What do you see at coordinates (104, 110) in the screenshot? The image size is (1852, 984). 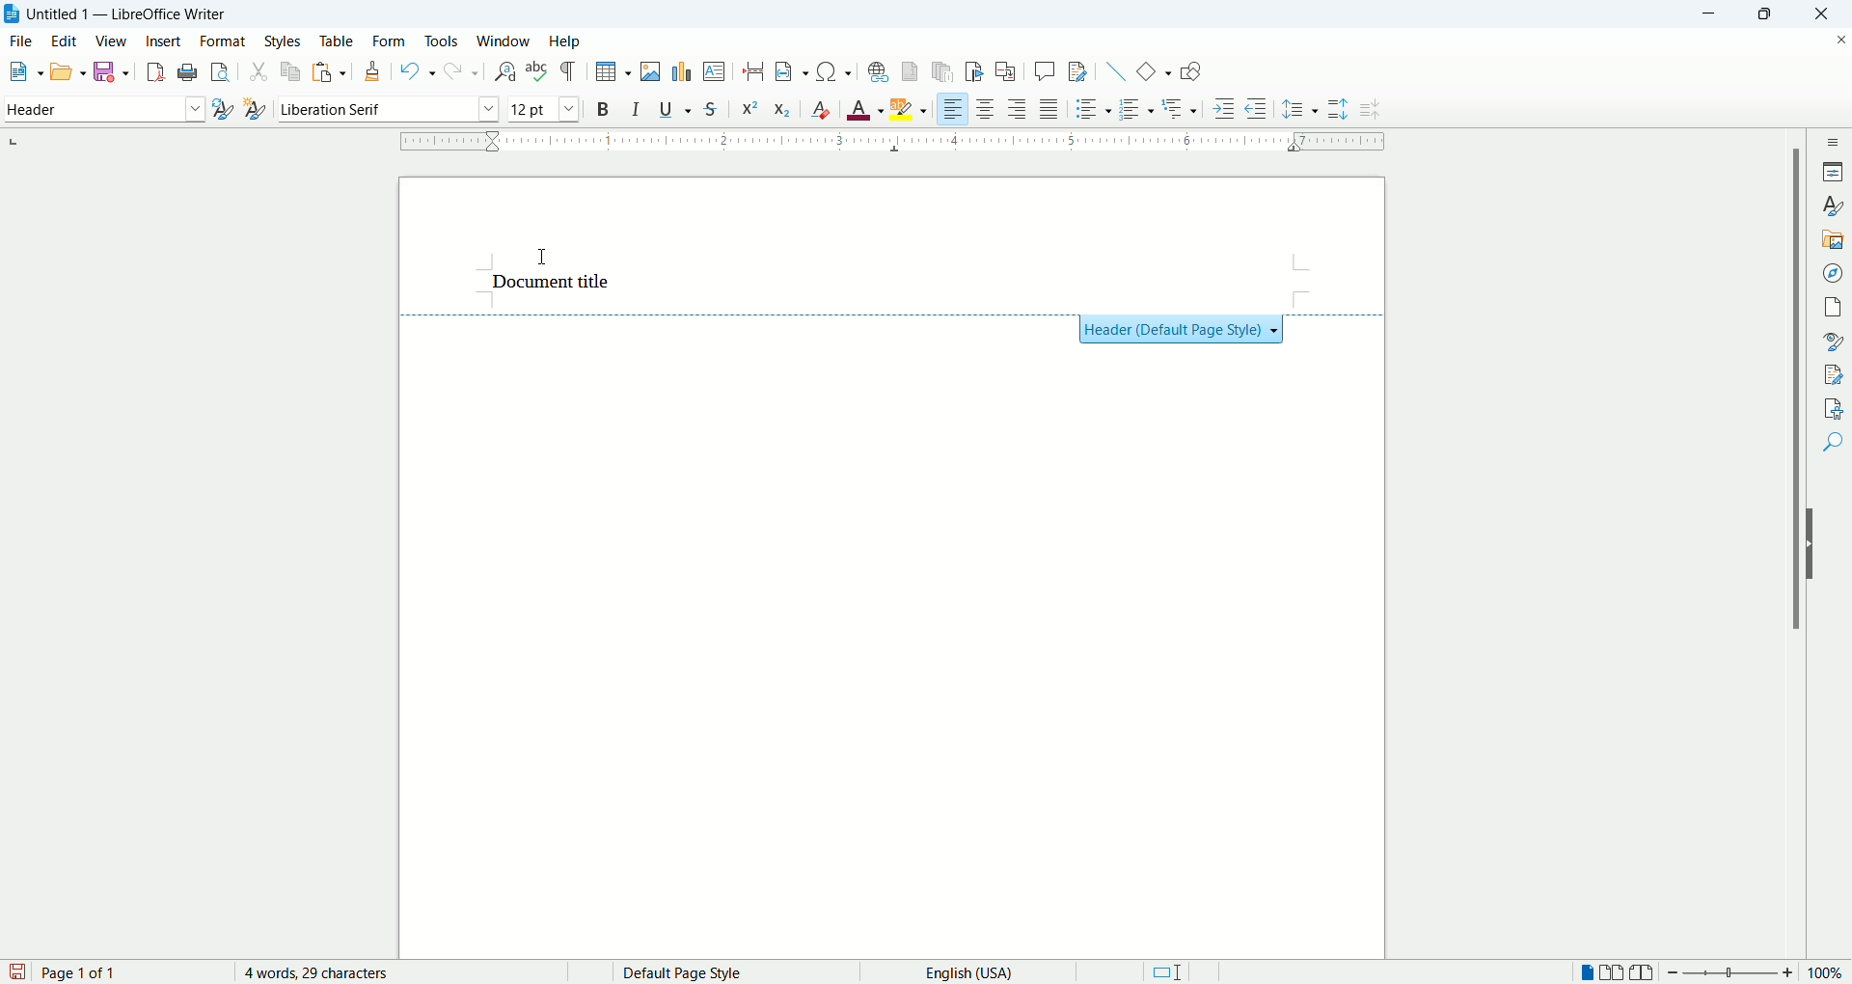 I see `paragraph style` at bounding box center [104, 110].